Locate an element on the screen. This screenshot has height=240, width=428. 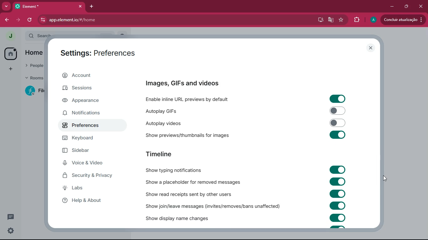
preferences is located at coordinates (87, 126).